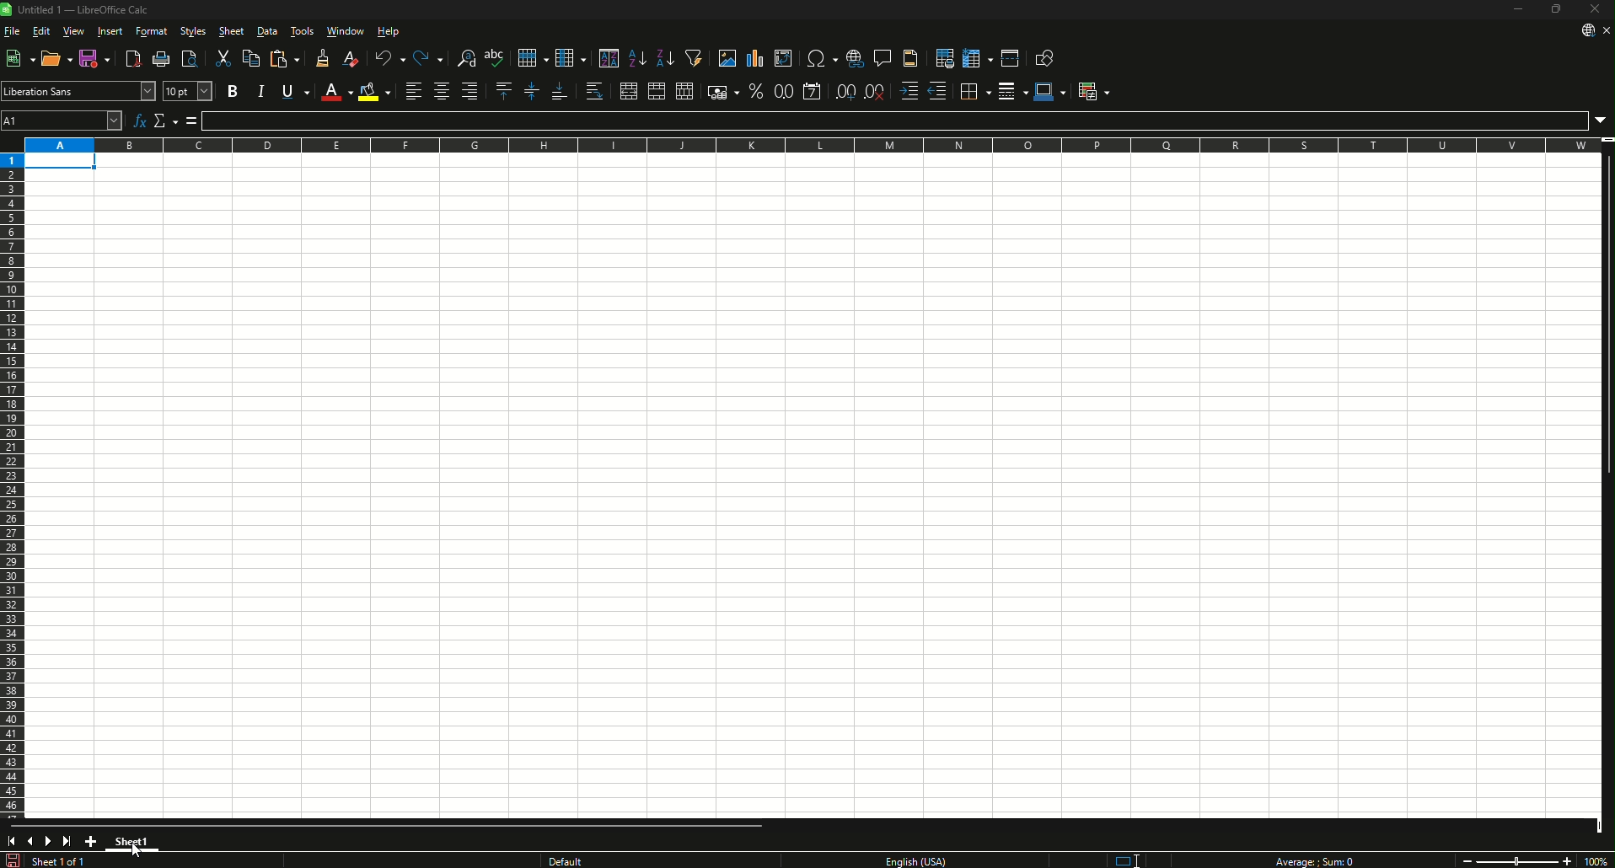 The width and height of the screenshot is (1615, 868). Describe the element at coordinates (812, 145) in the screenshot. I see `Column names` at that location.